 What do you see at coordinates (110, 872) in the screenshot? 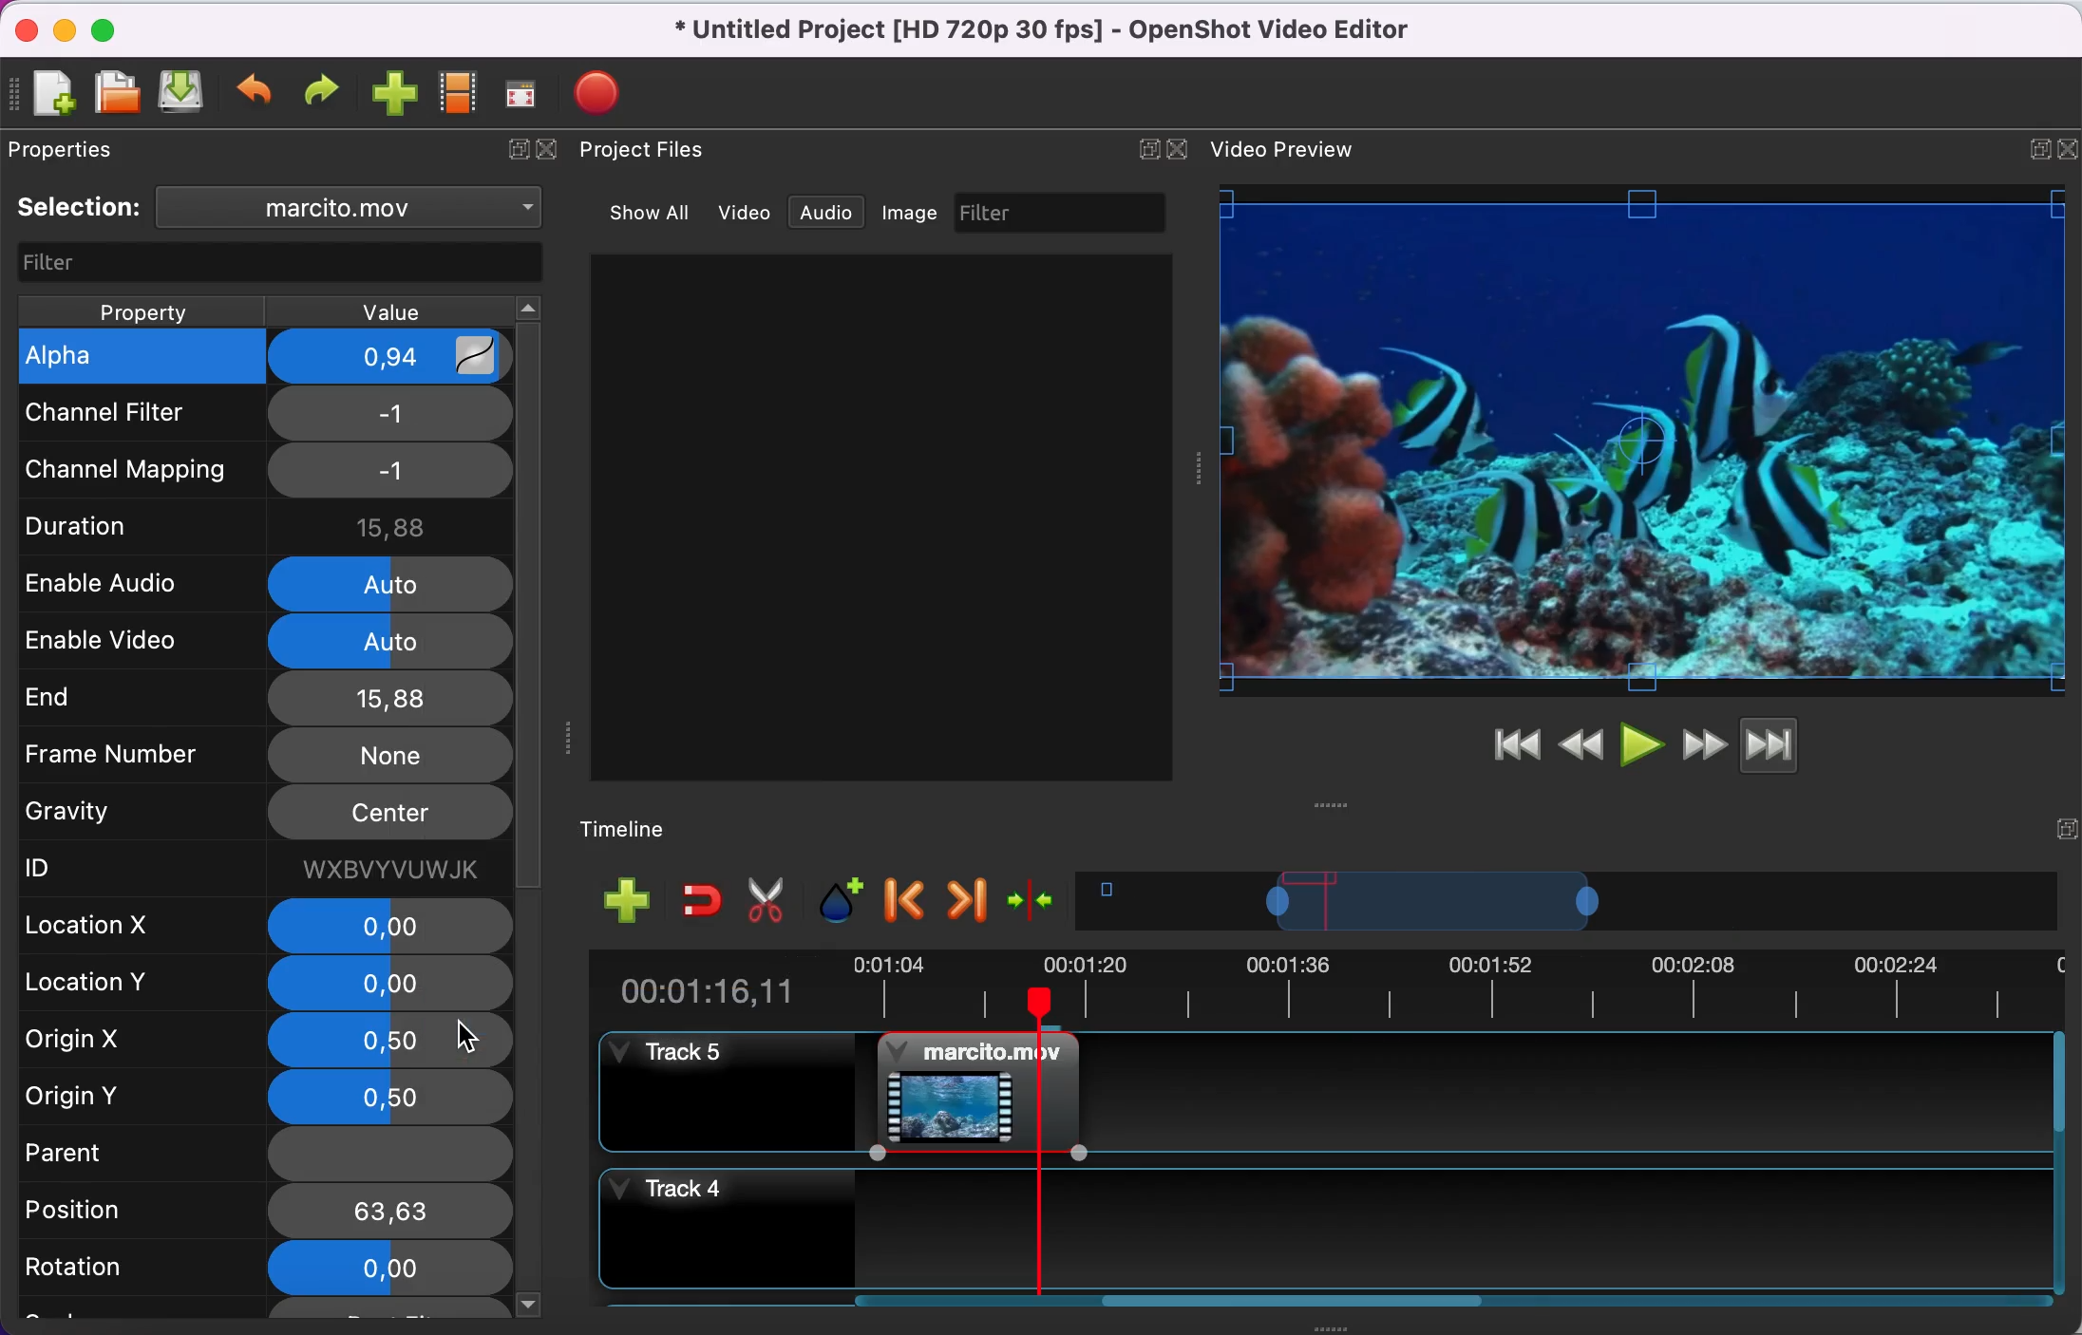
I see `ID` at bounding box center [110, 872].